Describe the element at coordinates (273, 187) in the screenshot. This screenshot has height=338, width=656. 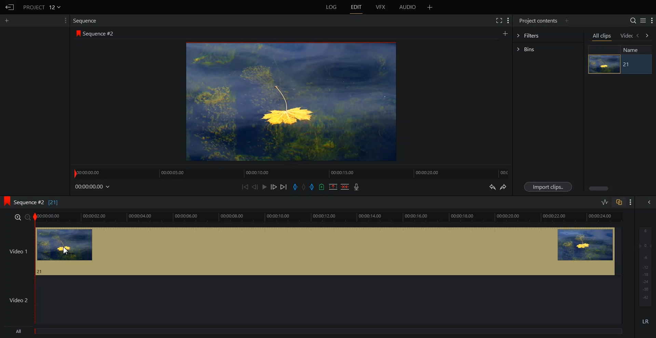
I see `Nudge One frame Forwards` at that location.